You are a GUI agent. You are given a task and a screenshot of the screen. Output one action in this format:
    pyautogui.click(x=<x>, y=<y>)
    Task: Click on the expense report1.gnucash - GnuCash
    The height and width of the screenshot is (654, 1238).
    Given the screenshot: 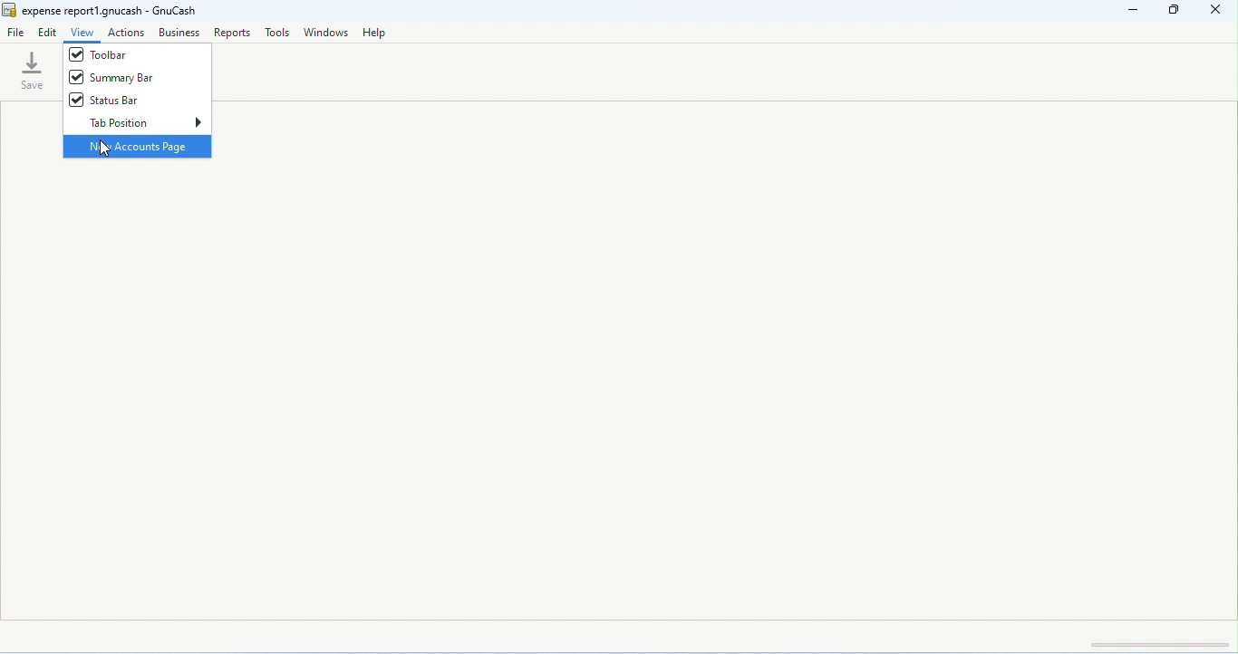 What is the action you would take?
    pyautogui.click(x=114, y=10)
    